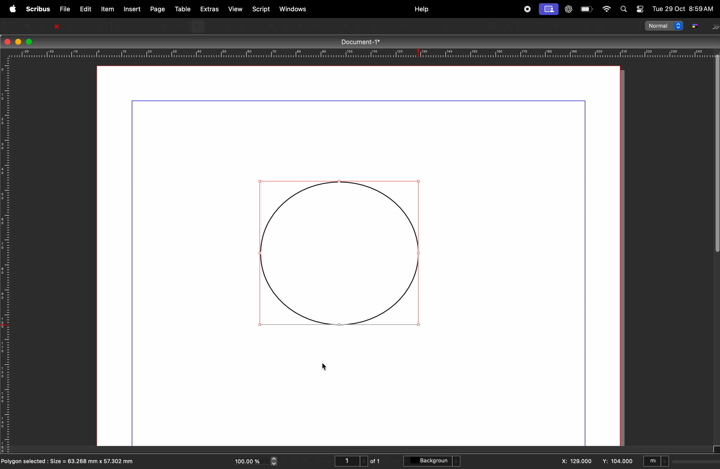 This screenshot has width=720, height=469. What do you see at coordinates (300, 26) in the screenshot?
I see `Arc` at bounding box center [300, 26].